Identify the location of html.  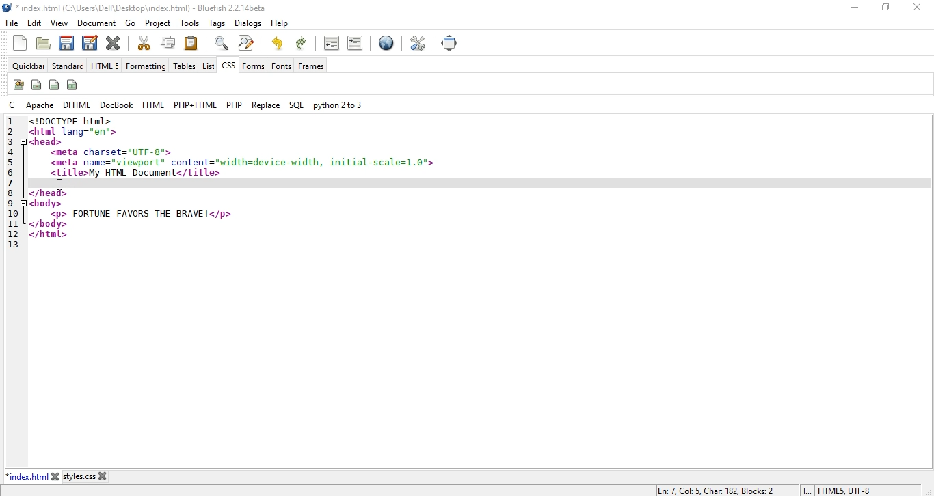
(154, 105).